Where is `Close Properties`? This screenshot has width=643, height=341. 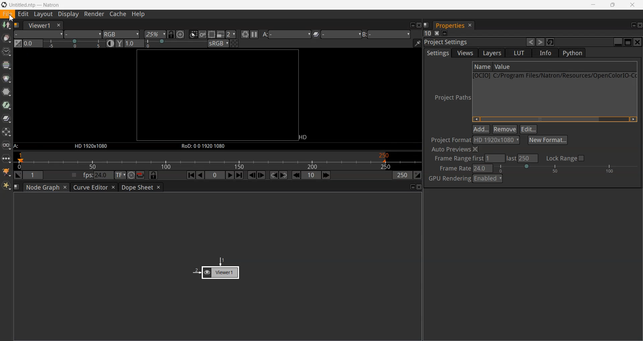 Close Properties is located at coordinates (470, 25).